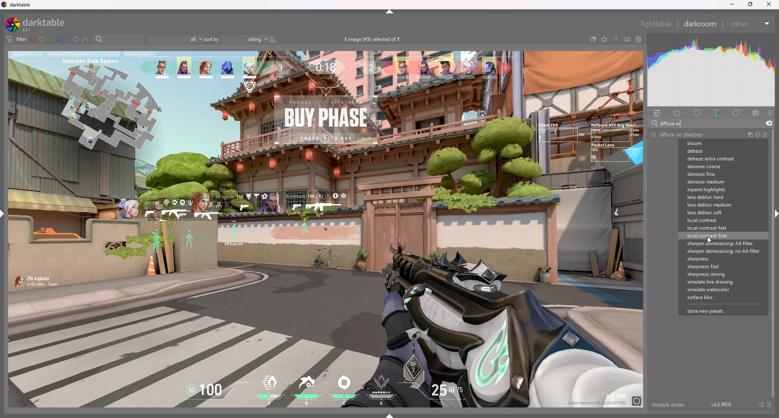 The image size is (779, 418). What do you see at coordinates (716, 174) in the screenshot?
I see `denoise fine` at bounding box center [716, 174].